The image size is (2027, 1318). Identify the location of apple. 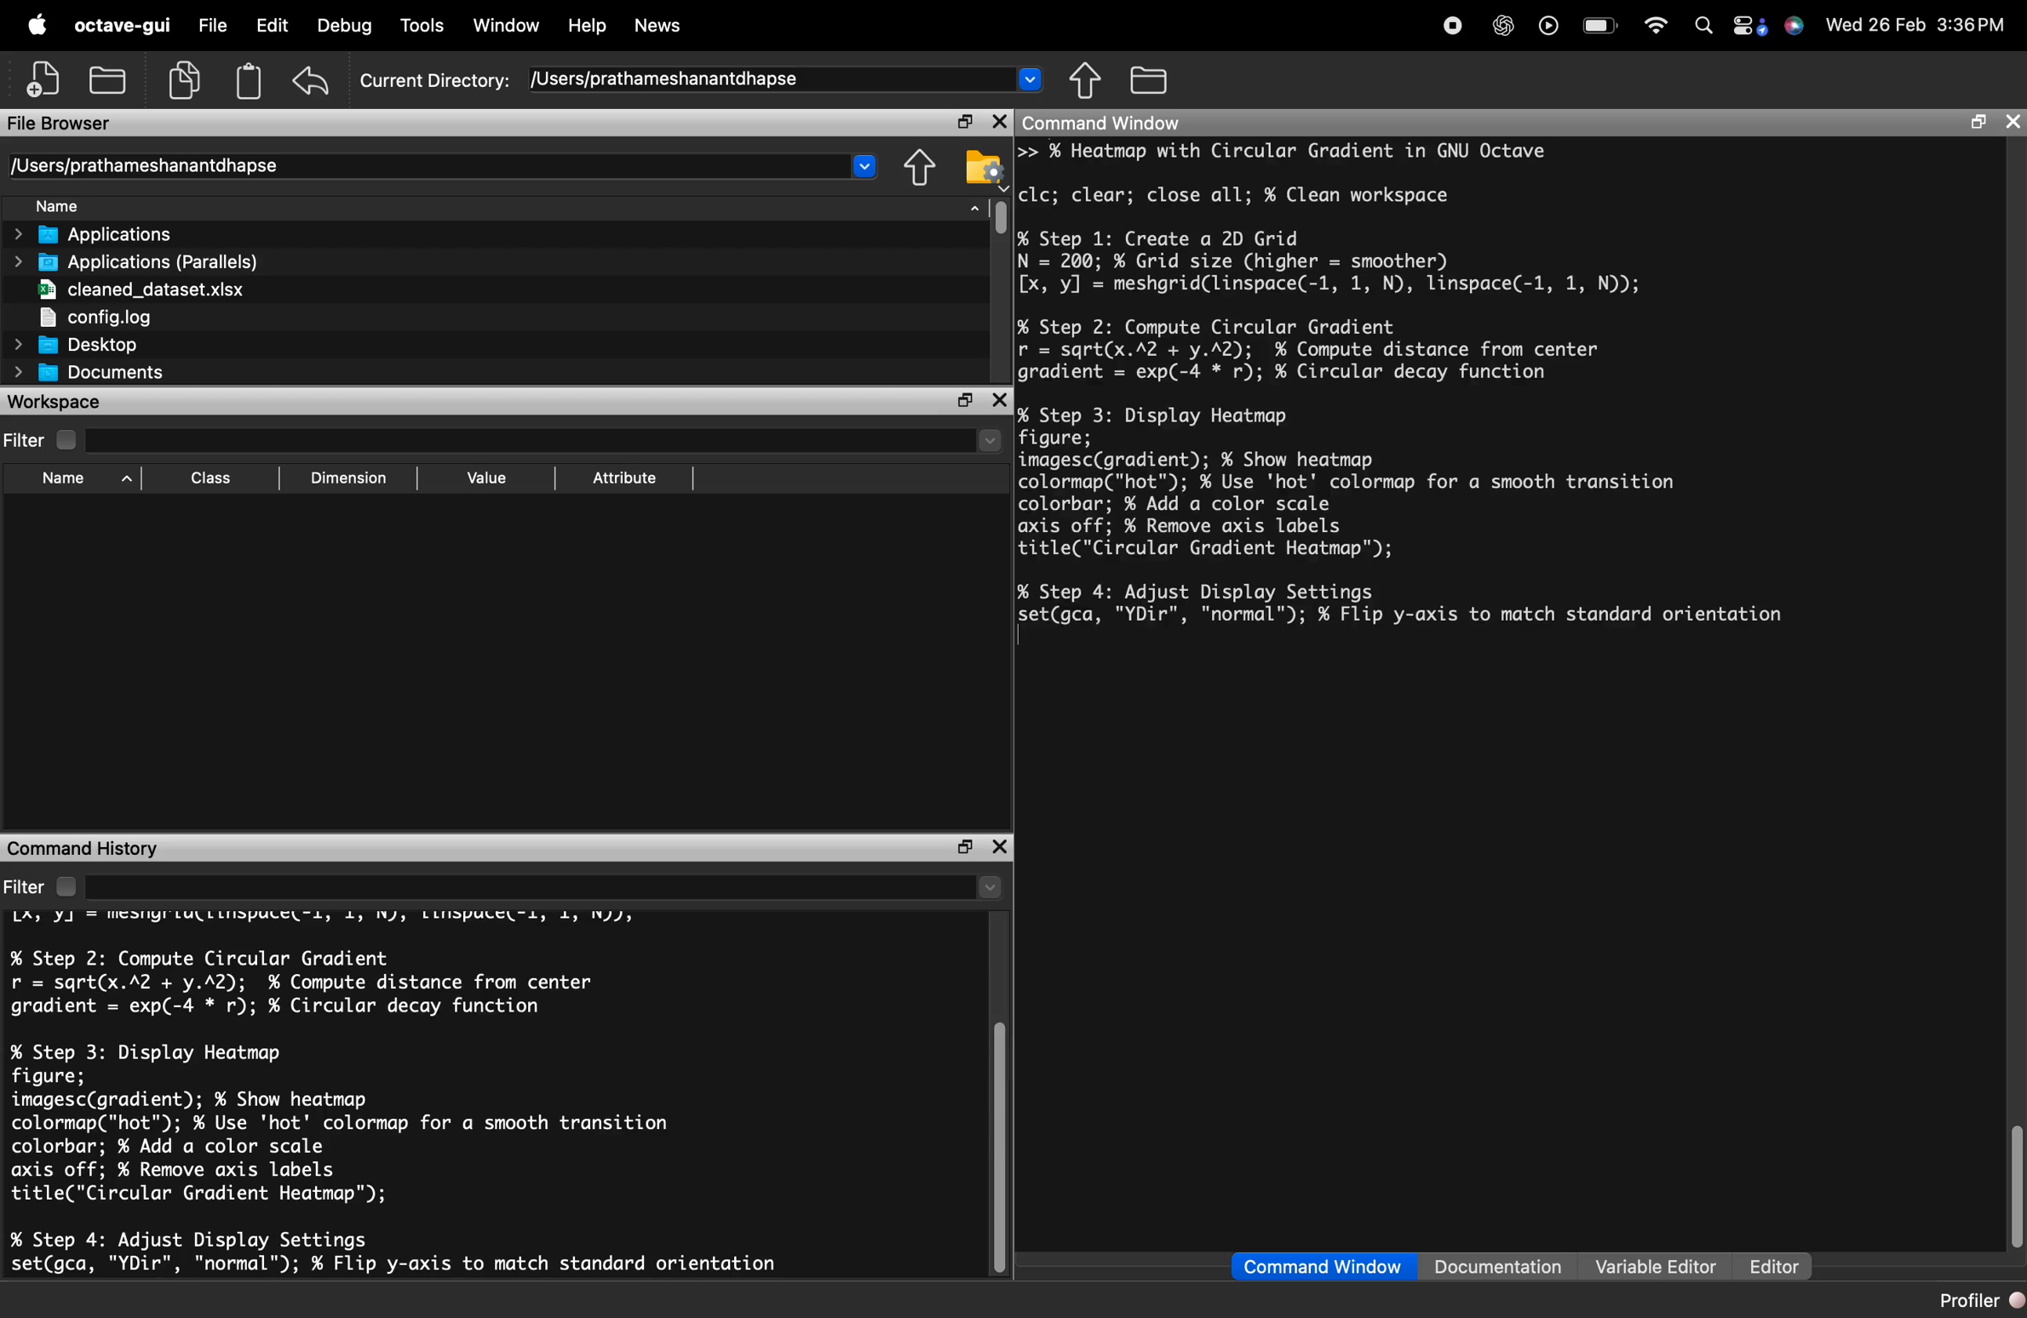
(35, 25).